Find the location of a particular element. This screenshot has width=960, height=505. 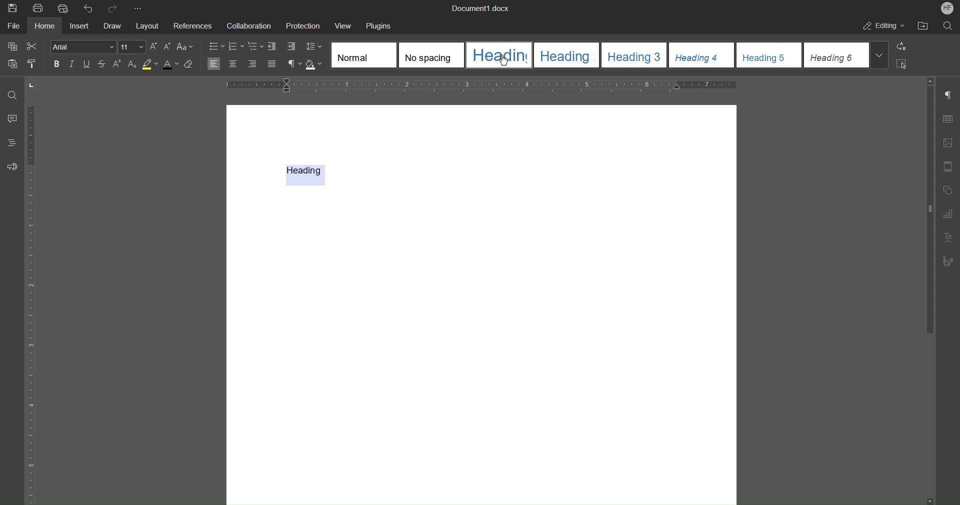

Cut is located at coordinates (35, 44).